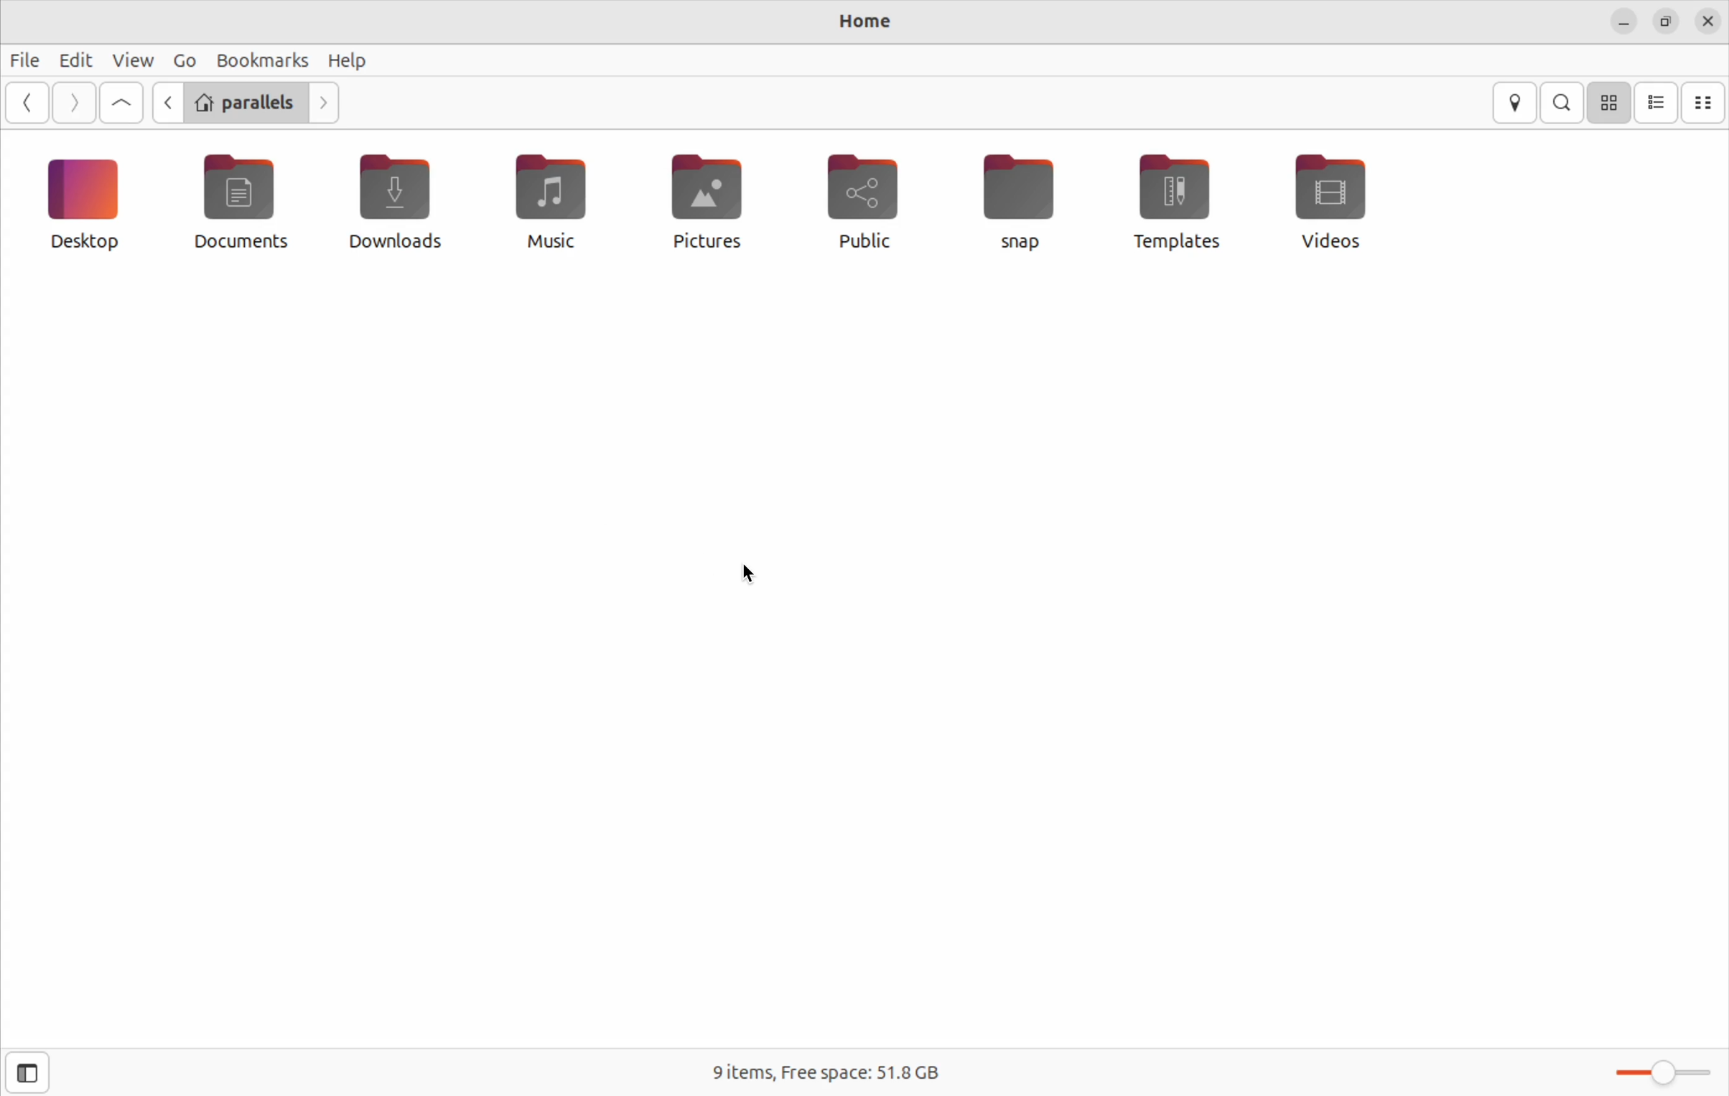 Image resolution: width=1729 pixels, height=1096 pixels. Describe the element at coordinates (73, 102) in the screenshot. I see `Go next` at that location.